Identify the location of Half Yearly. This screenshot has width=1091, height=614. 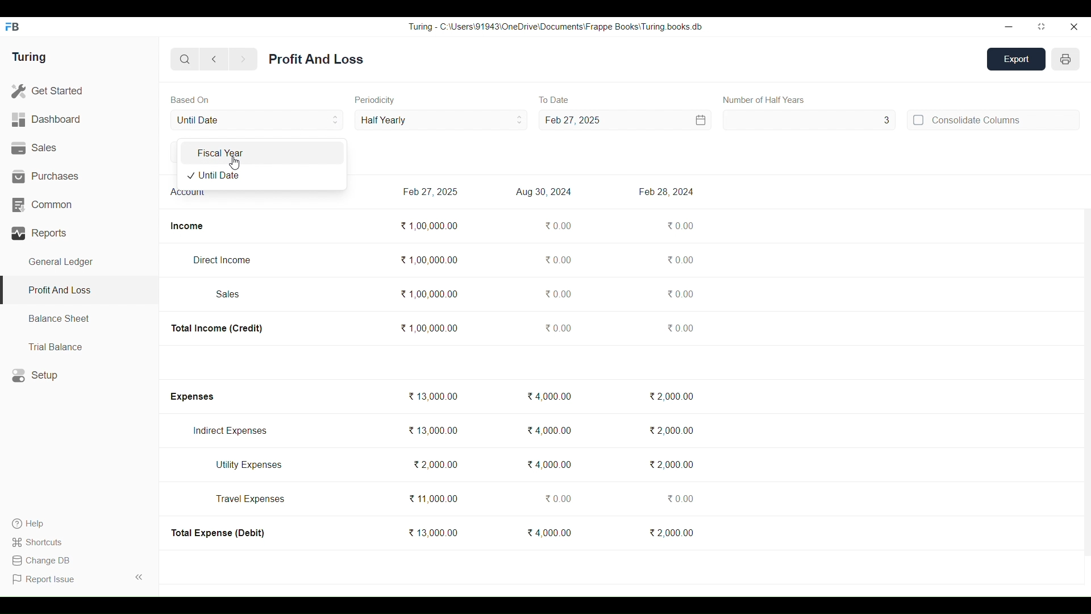
(441, 119).